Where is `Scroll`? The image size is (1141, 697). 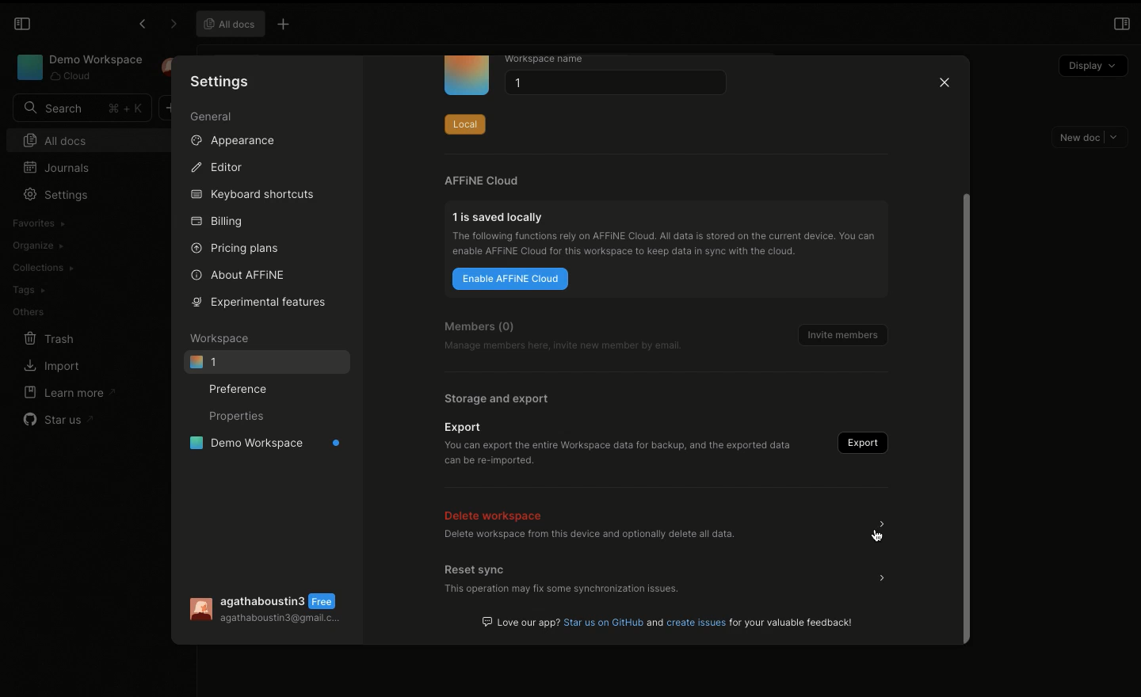 Scroll is located at coordinates (968, 352).